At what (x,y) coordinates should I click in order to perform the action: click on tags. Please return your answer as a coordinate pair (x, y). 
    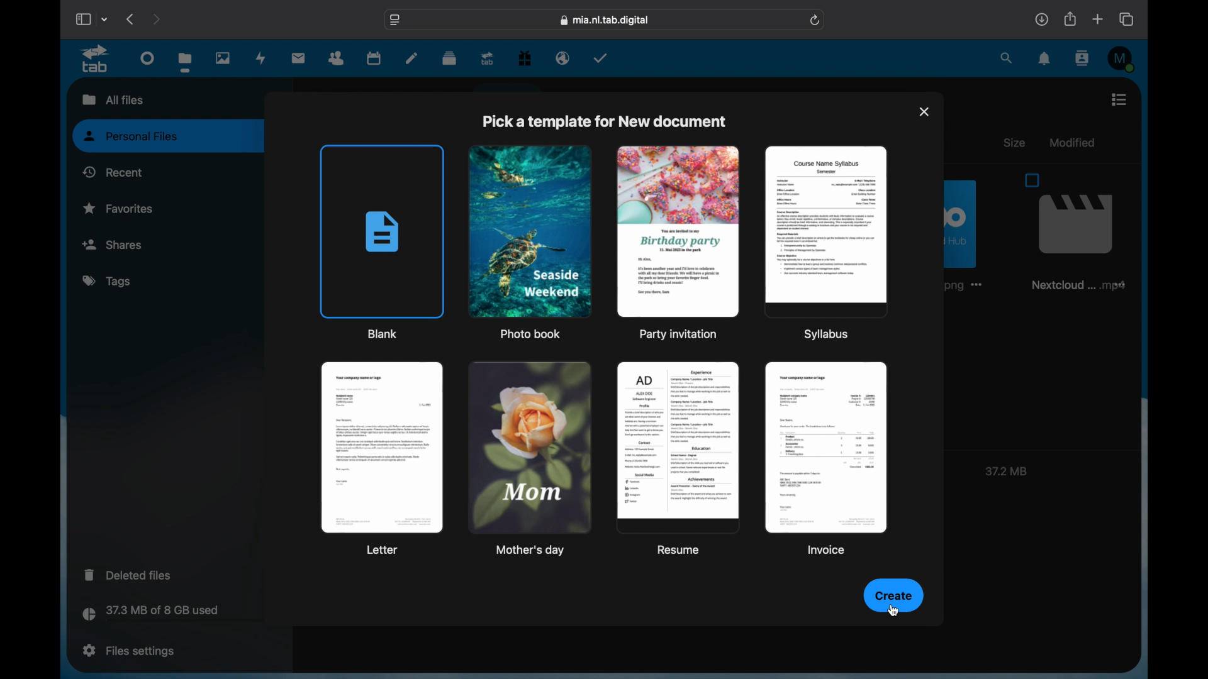
    Looking at the image, I should click on (108, 282).